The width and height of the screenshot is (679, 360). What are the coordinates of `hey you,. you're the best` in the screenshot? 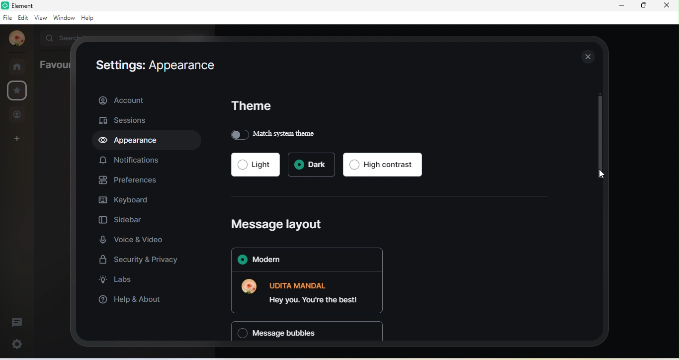 It's located at (317, 292).